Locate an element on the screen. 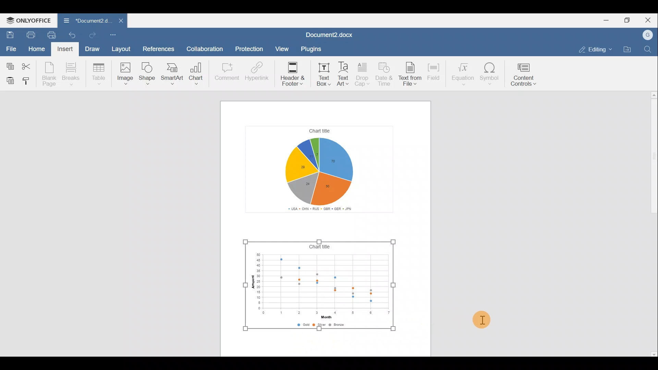 The width and height of the screenshot is (658, 370). Account name is located at coordinates (648, 34).